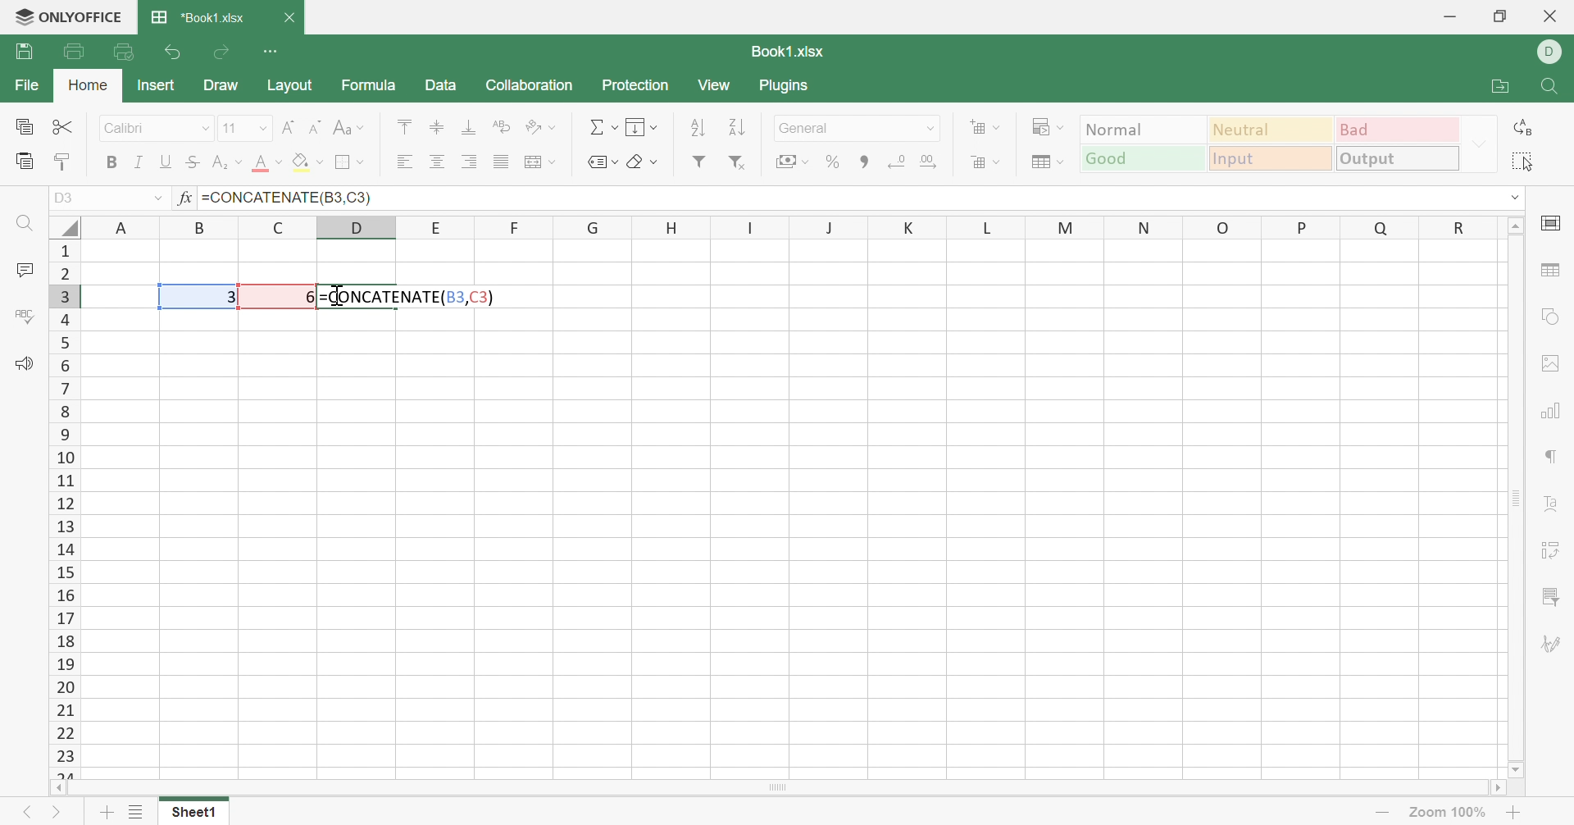 The width and height of the screenshot is (1574, 825). I want to click on Minimize, so click(1453, 14).